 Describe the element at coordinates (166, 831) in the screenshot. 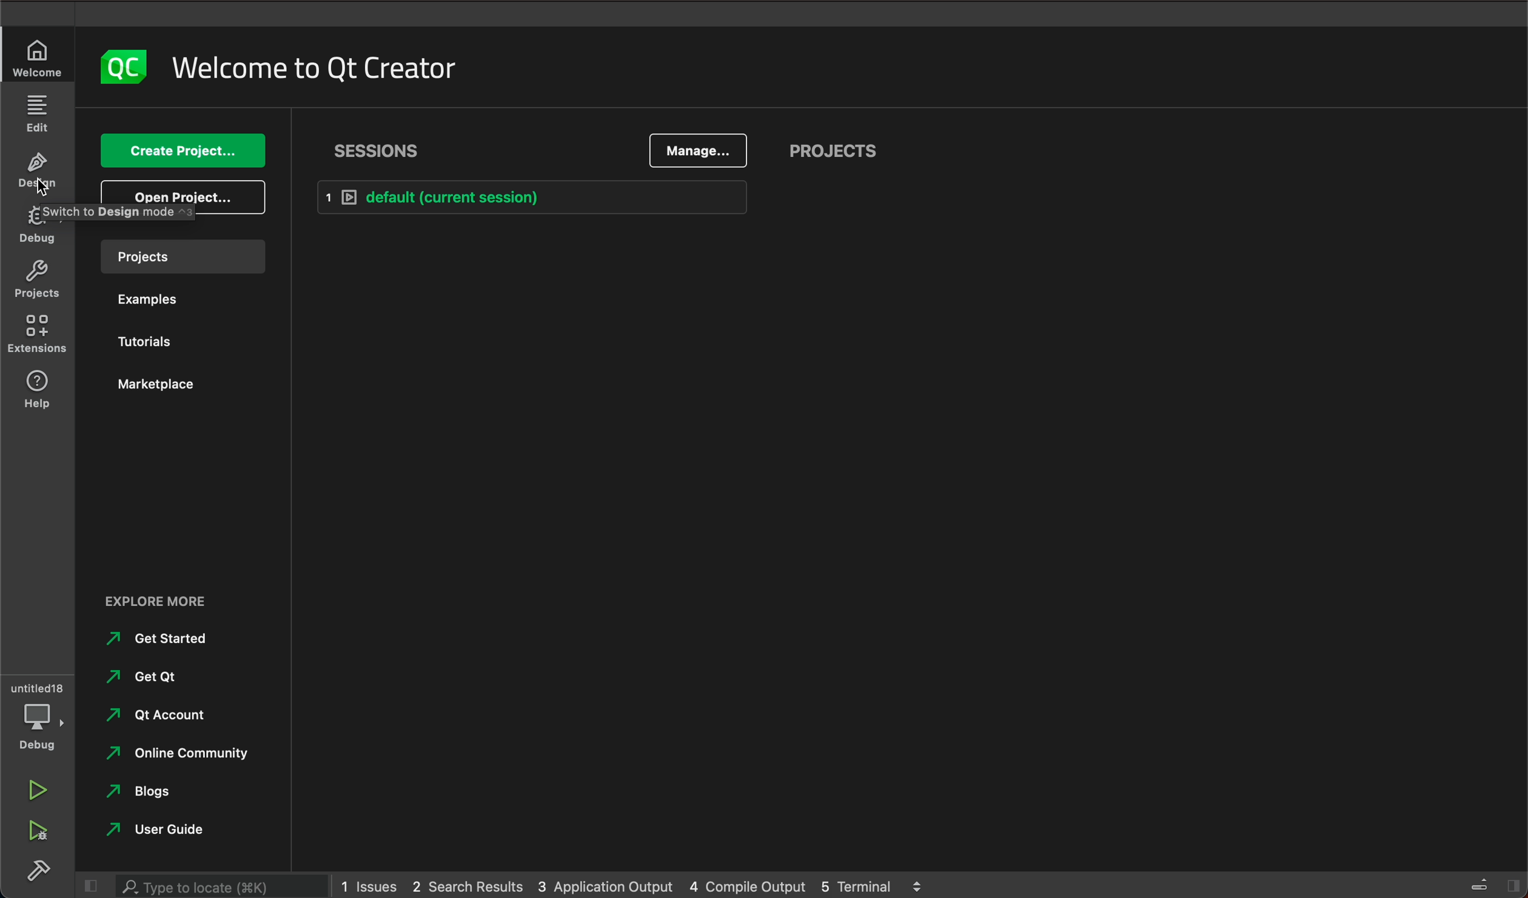

I see `user ` at that location.